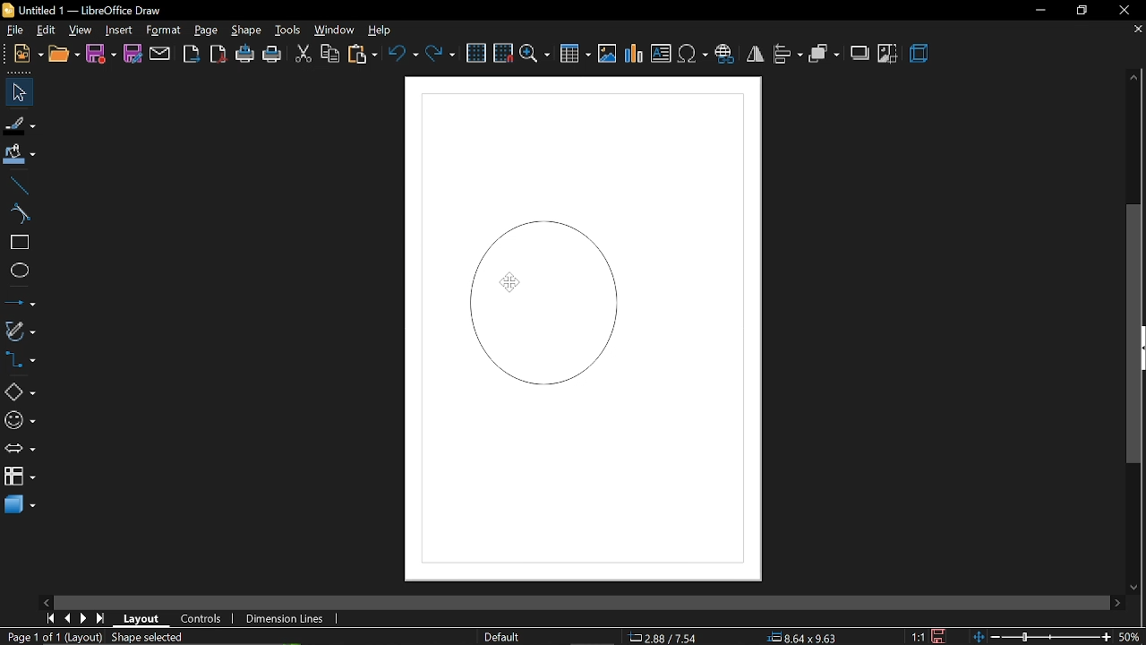  Describe the element at coordinates (808, 639) in the screenshot. I see `8.64x9.63` at that location.